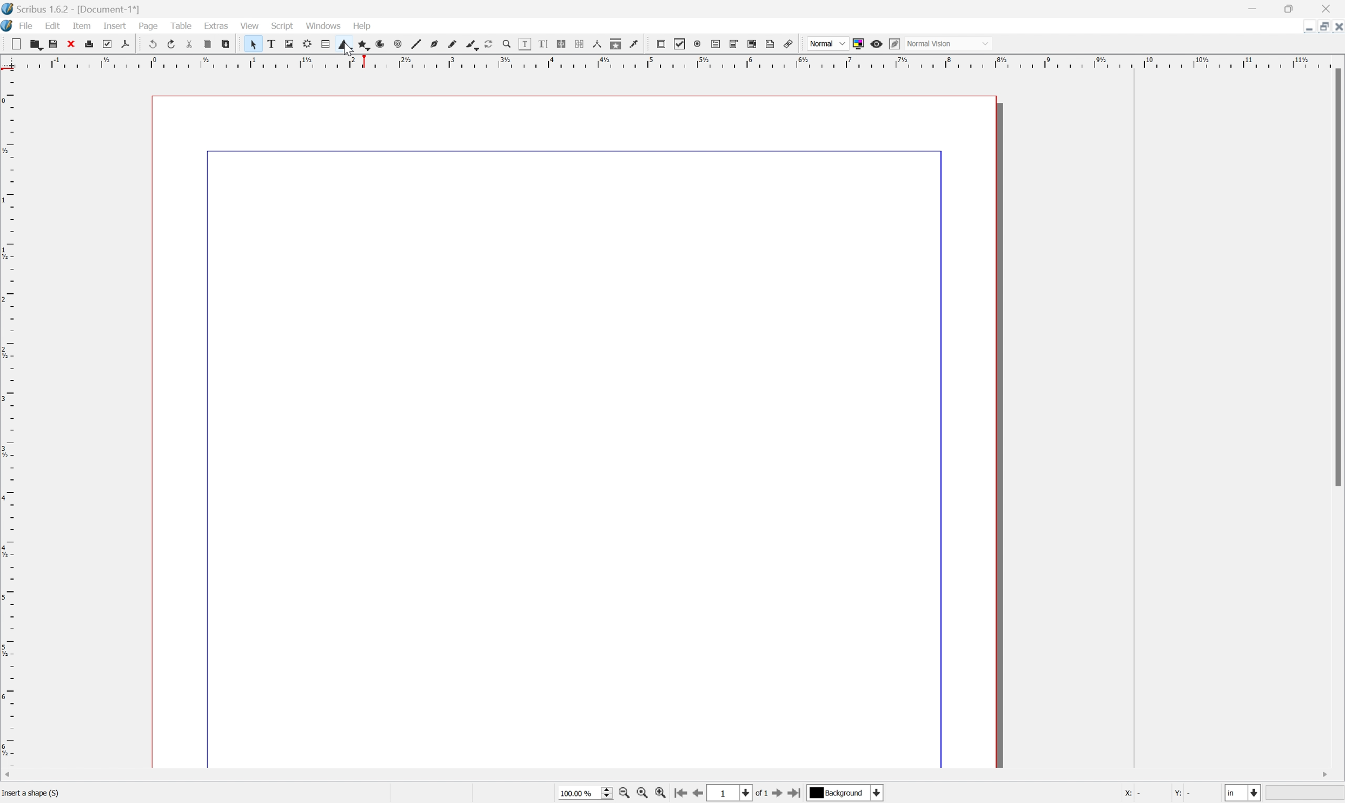  Describe the element at coordinates (1127, 792) in the screenshot. I see `X:` at that location.